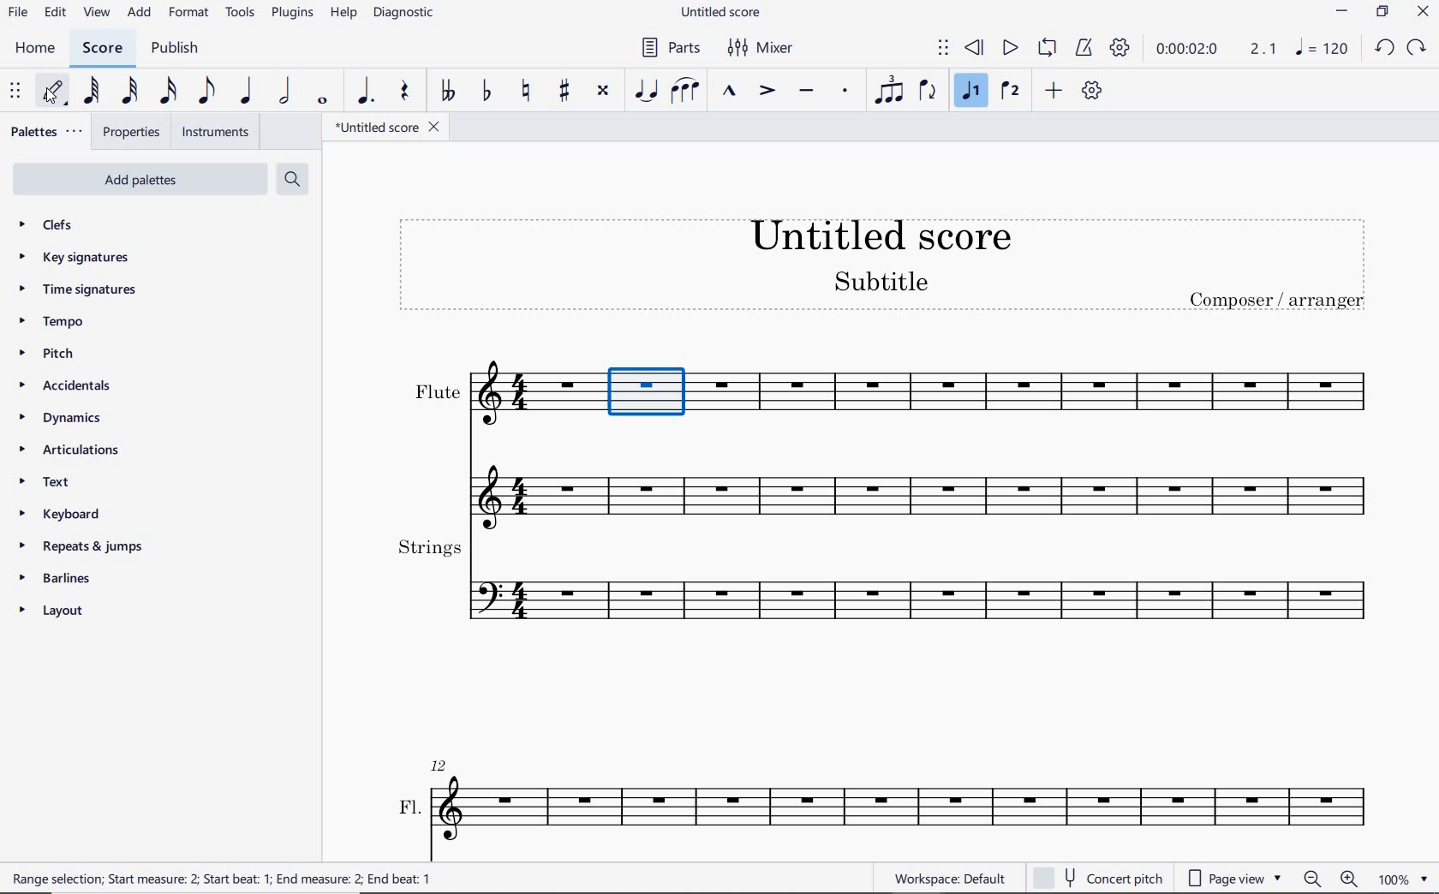 The width and height of the screenshot is (1439, 894). I want to click on zoom out or zoom in, so click(1334, 879).